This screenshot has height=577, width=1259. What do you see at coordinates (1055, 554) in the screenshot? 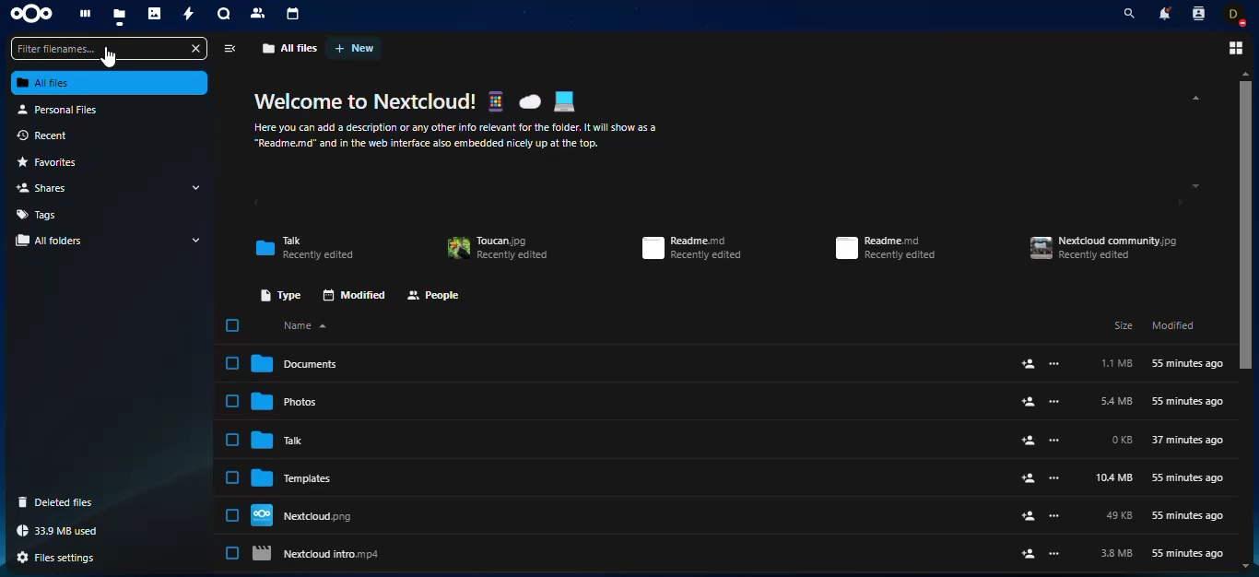
I see `more` at bounding box center [1055, 554].